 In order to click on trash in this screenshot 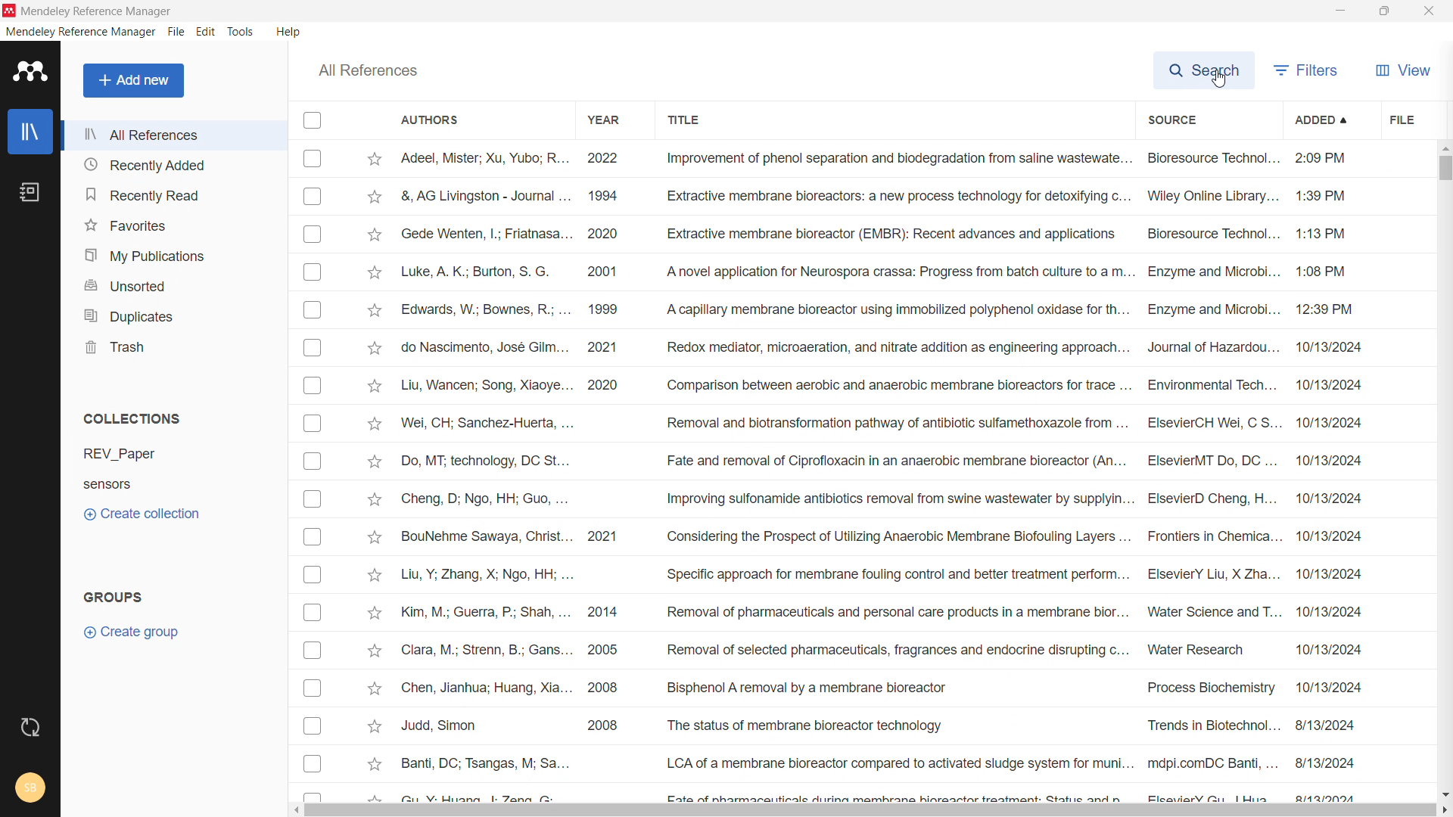, I will do `click(173, 347)`.